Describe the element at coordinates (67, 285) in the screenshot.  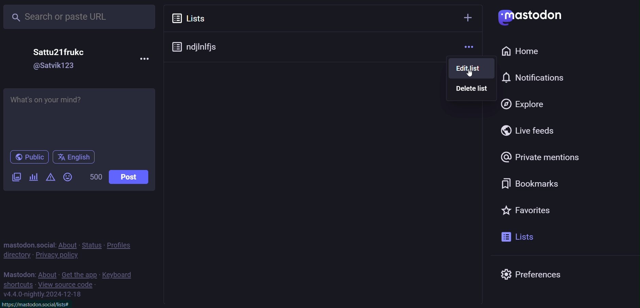
I see `view source code` at that location.